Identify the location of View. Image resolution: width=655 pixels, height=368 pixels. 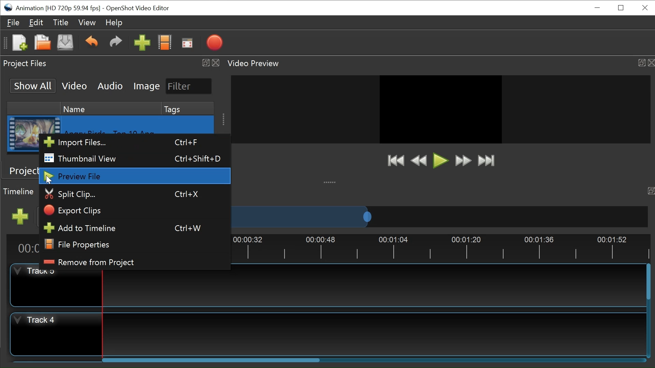
(86, 22).